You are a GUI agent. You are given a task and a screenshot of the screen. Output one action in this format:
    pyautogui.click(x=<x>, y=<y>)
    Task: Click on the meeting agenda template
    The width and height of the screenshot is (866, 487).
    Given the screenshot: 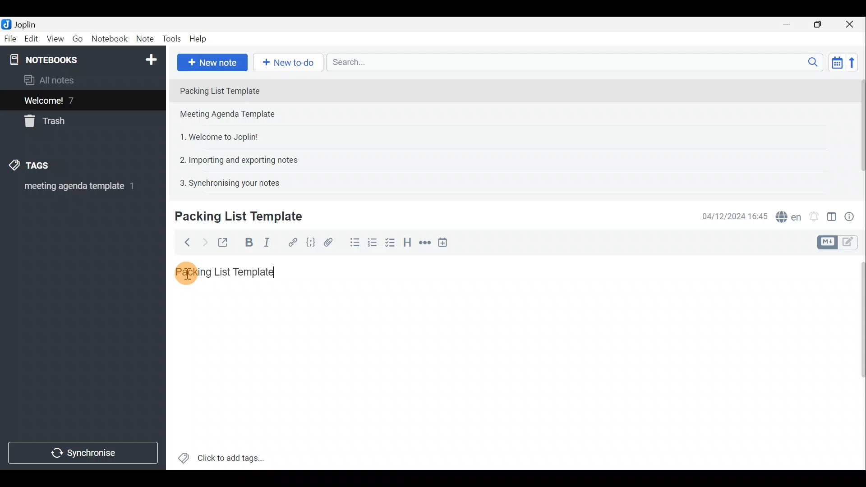 What is the action you would take?
    pyautogui.click(x=78, y=189)
    